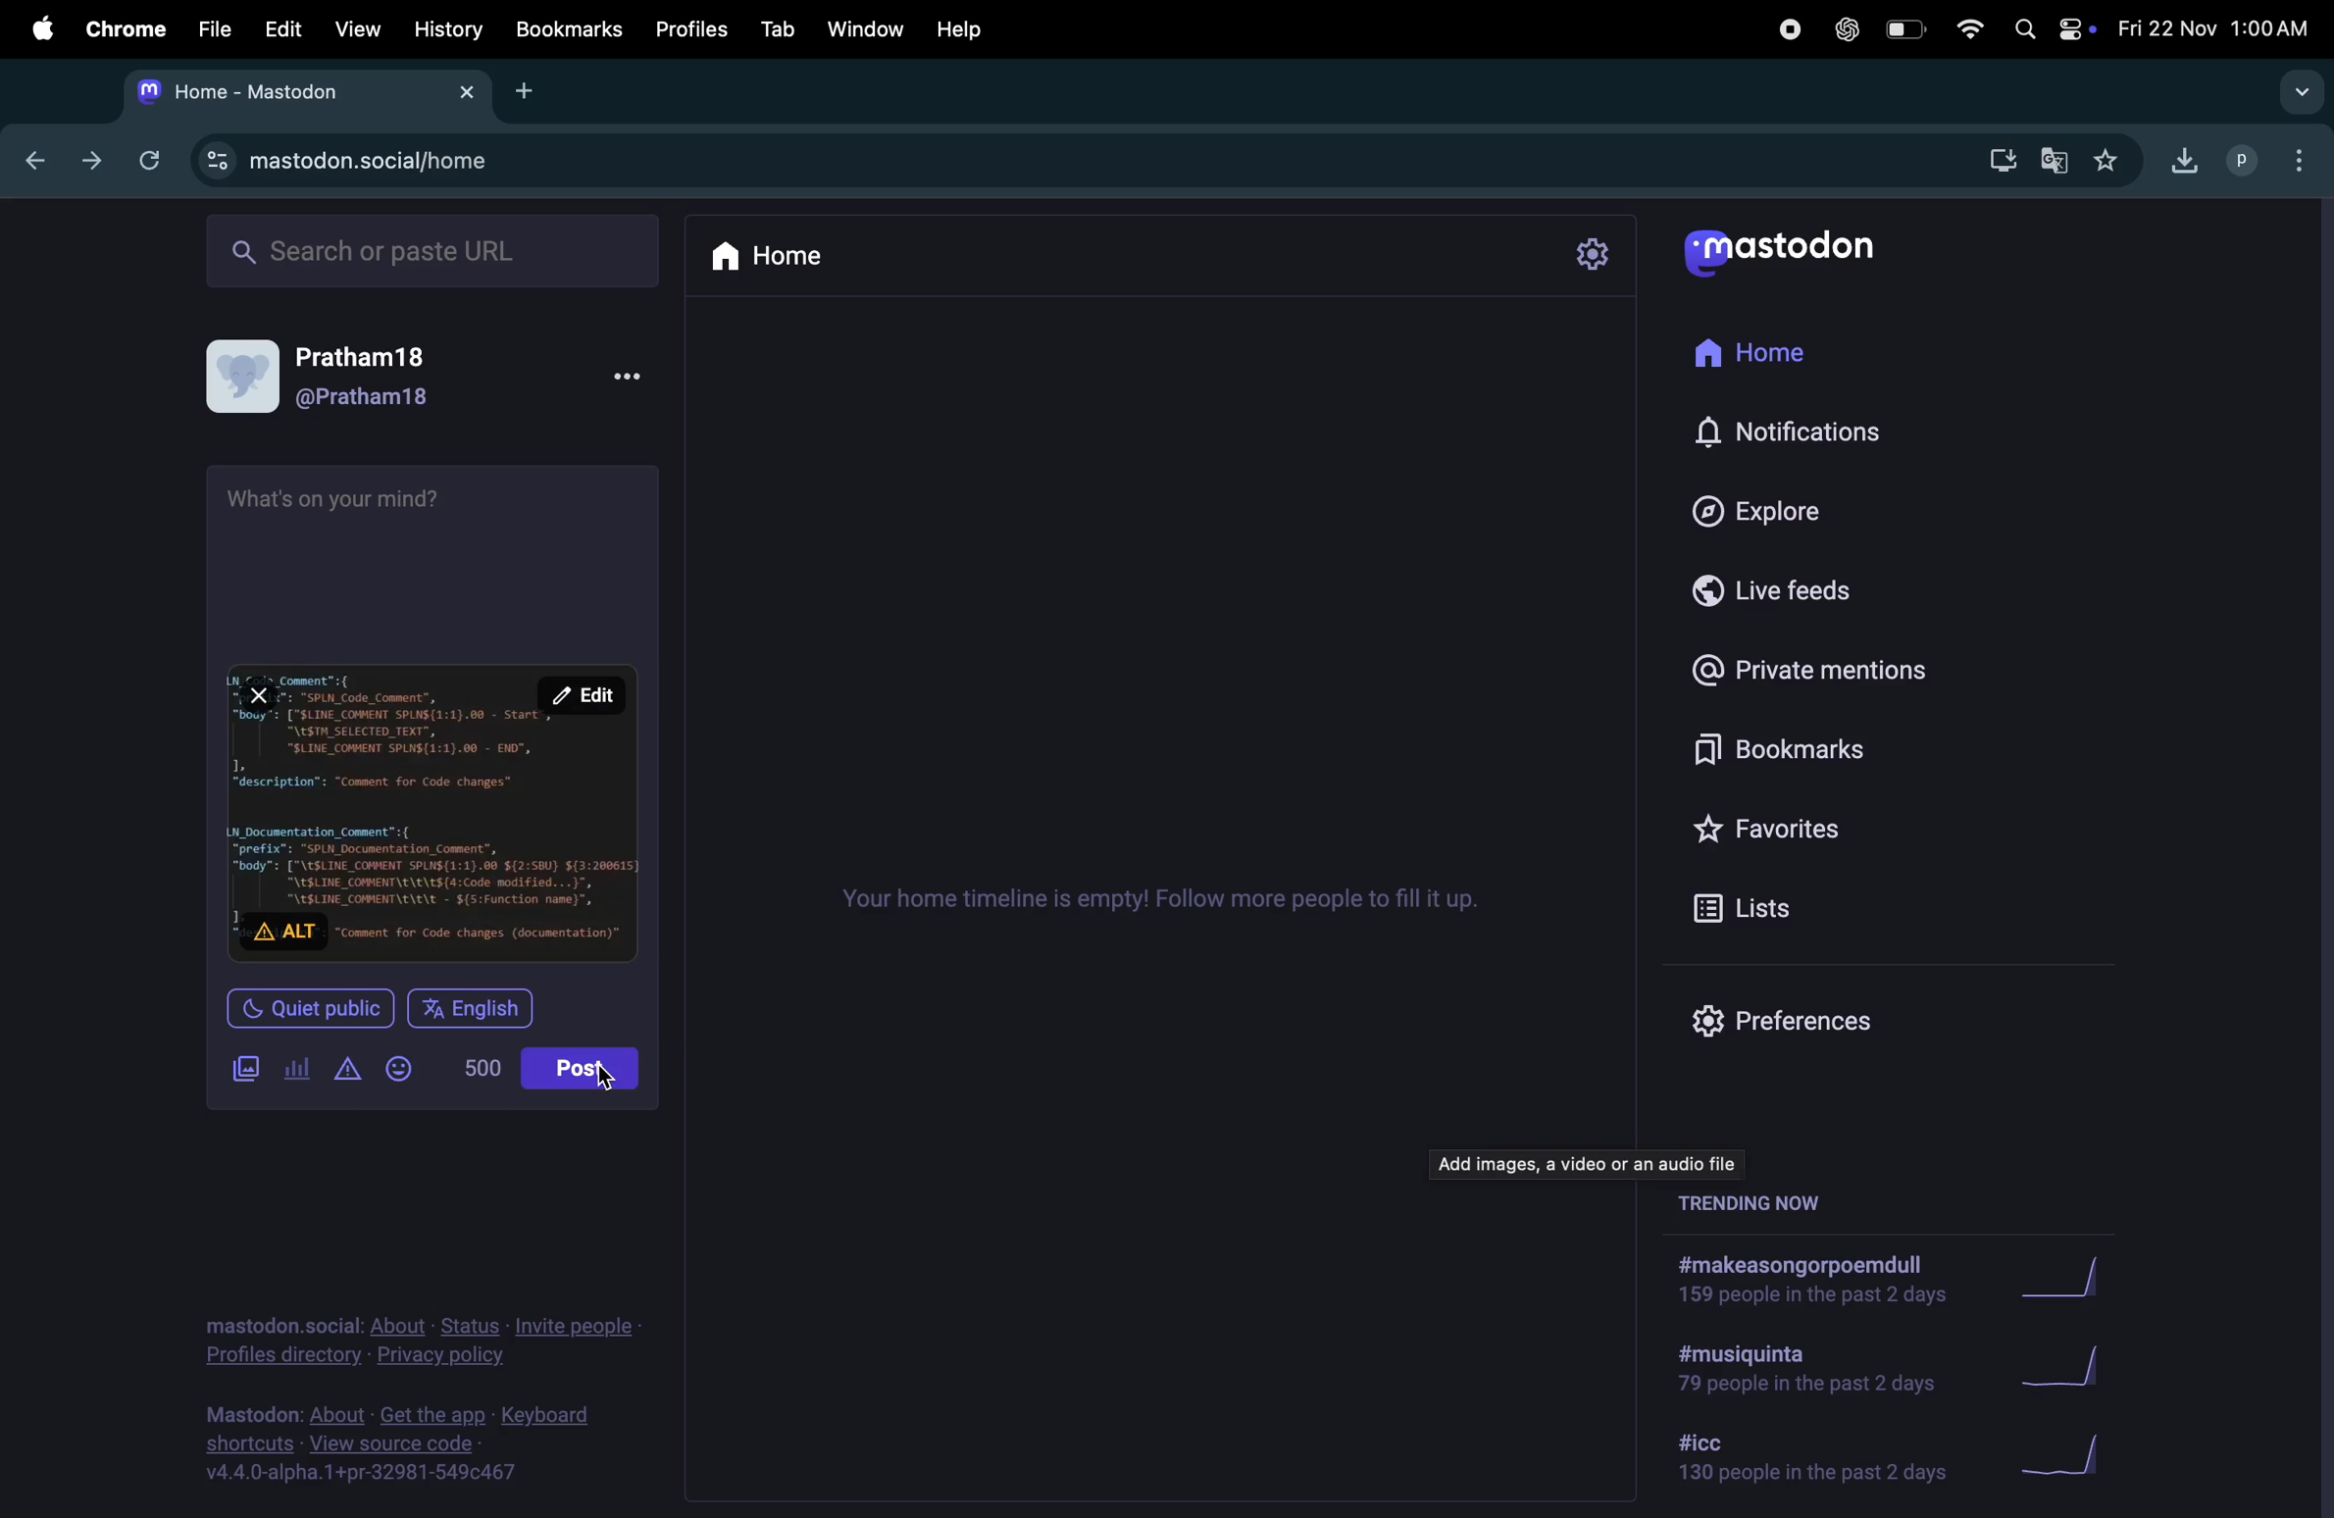  Describe the element at coordinates (2022, 28) in the screenshot. I see `spotlight search` at that location.